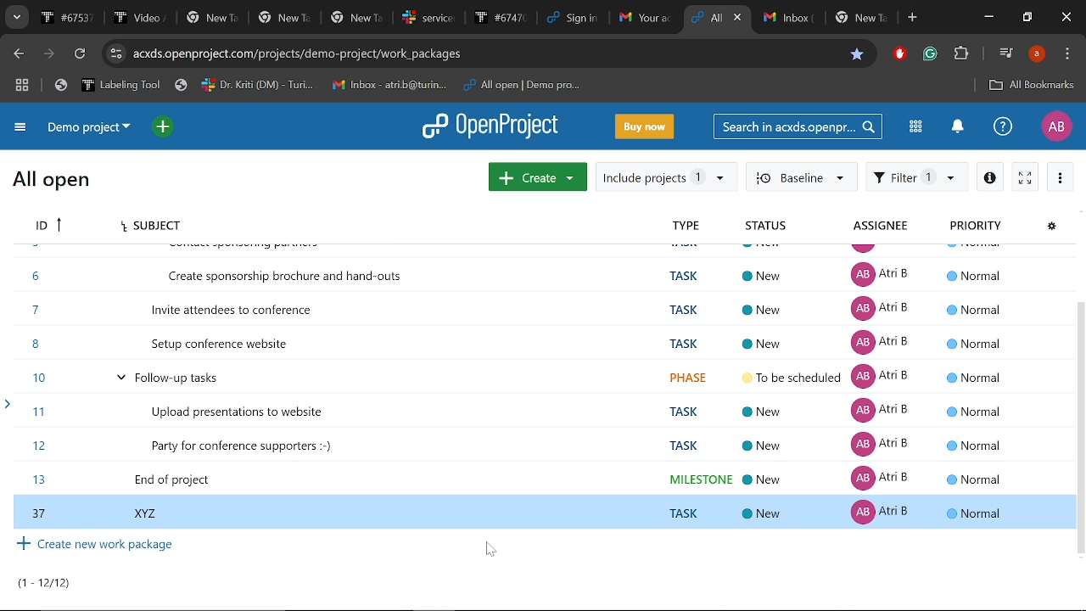 The image size is (1086, 611). Describe the element at coordinates (1062, 177) in the screenshot. I see `More actions` at that location.